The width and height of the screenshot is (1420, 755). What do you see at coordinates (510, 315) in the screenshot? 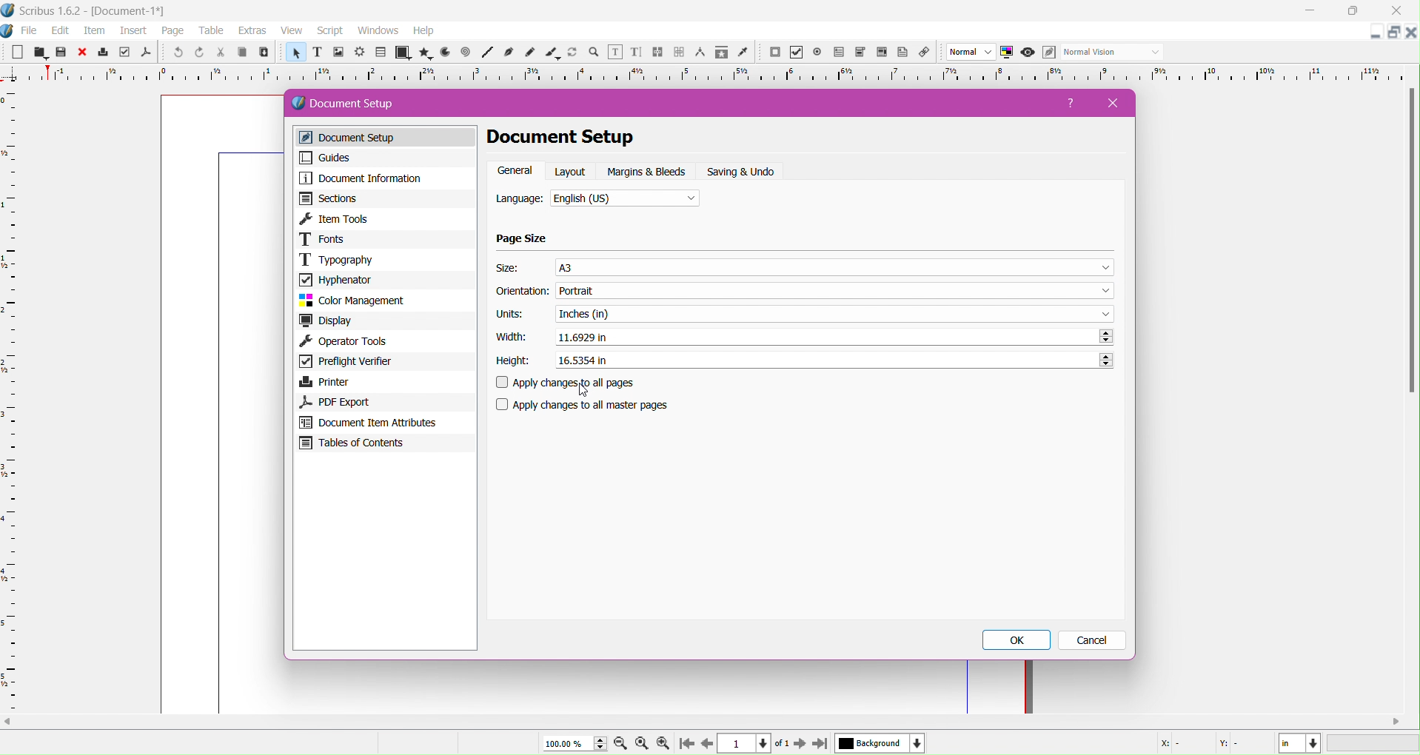
I see `Units` at bounding box center [510, 315].